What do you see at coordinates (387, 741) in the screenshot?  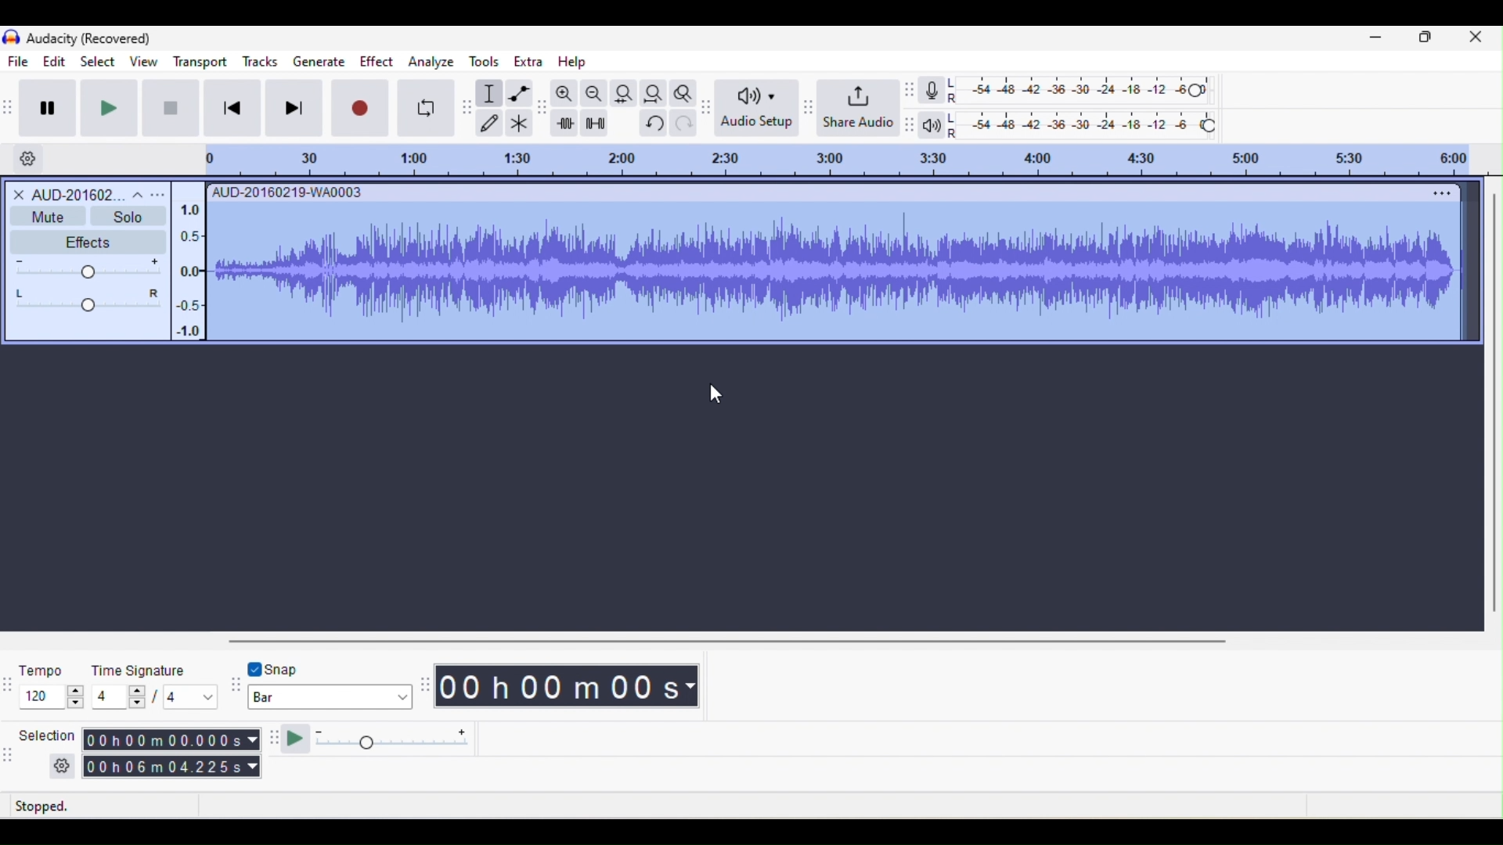 I see `play at speed` at bounding box center [387, 741].